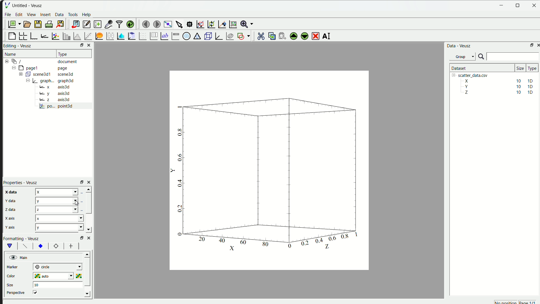 This screenshot has height=304, width=540. What do you see at coordinates (53, 100) in the screenshot?
I see `Bz  axis3d` at bounding box center [53, 100].